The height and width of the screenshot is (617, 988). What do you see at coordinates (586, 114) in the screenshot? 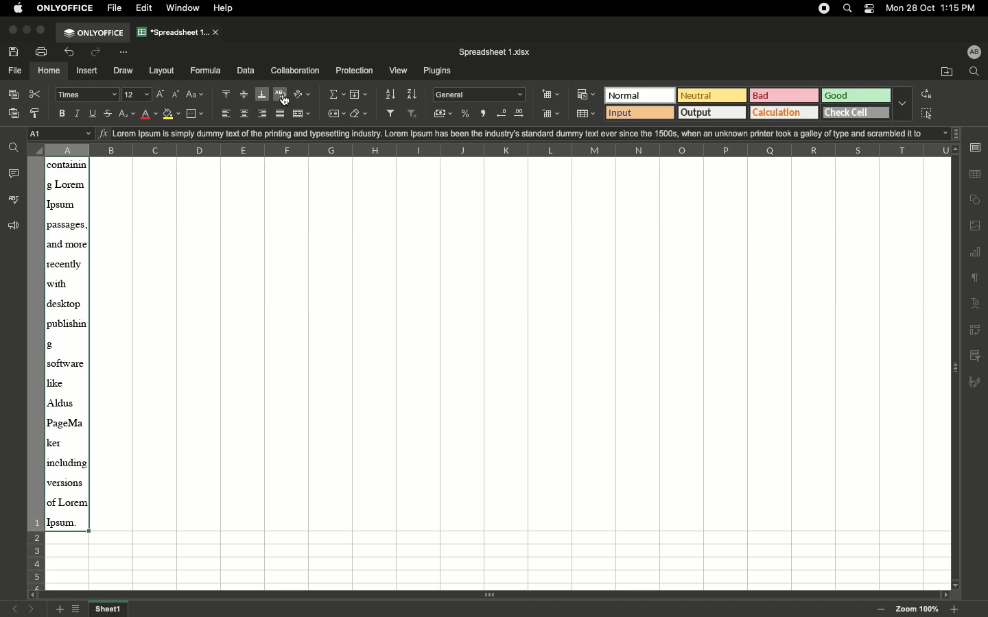
I see `Format as table template` at bounding box center [586, 114].